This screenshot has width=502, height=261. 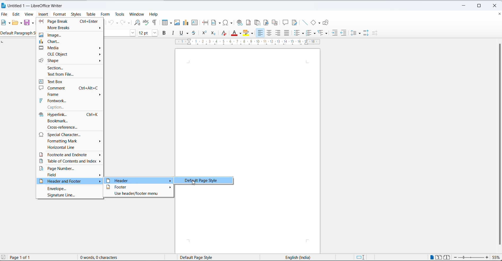 What do you see at coordinates (69, 88) in the screenshot?
I see `comment` at bounding box center [69, 88].